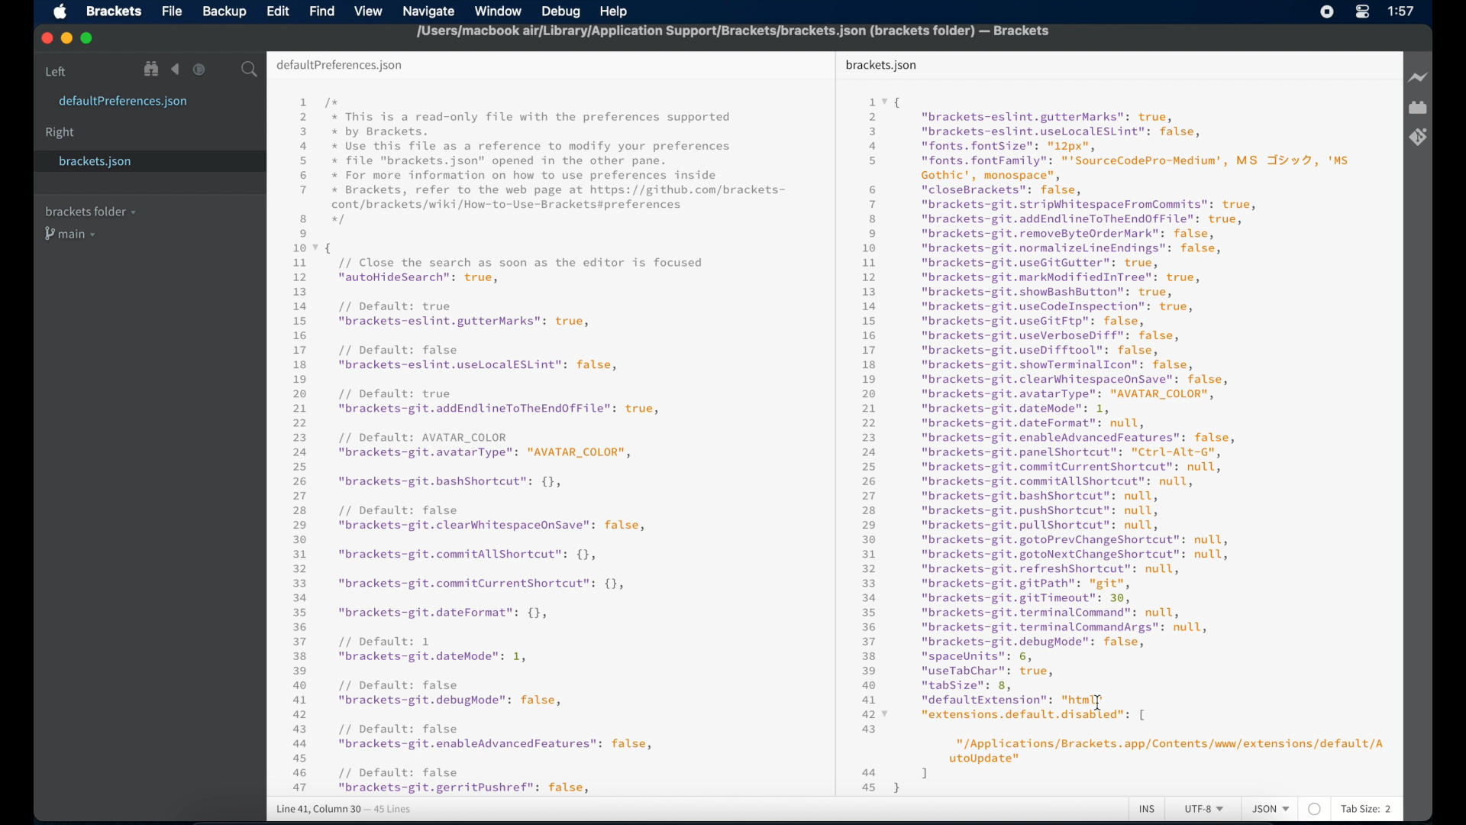 The width and height of the screenshot is (1466, 825). I want to click on tab size: 2, so click(1367, 810).